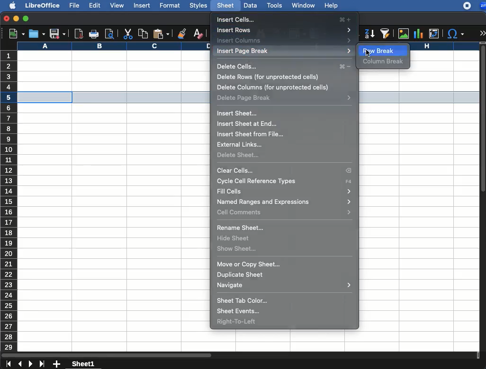 The width and height of the screenshot is (486, 369). I want to click on print, so click(94, 35).